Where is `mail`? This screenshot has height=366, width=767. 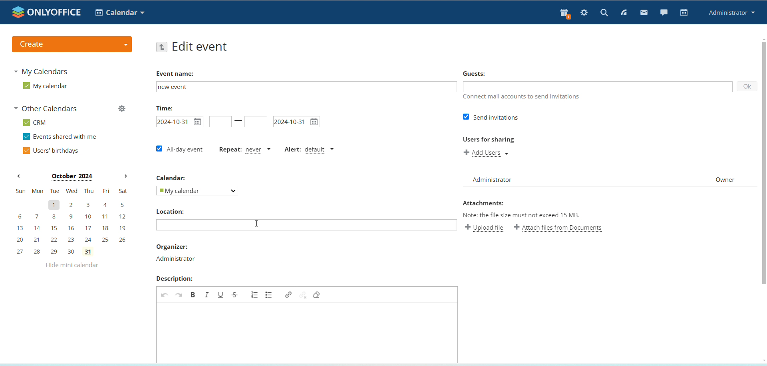
mail is located at coordinates (644, 13).